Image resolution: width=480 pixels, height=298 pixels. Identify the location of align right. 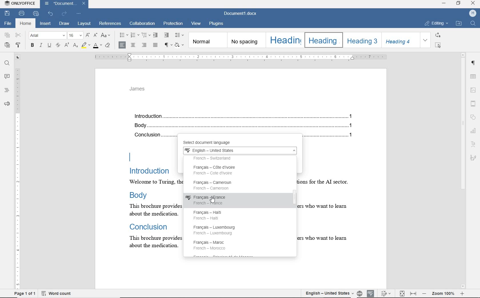
(145, 46).